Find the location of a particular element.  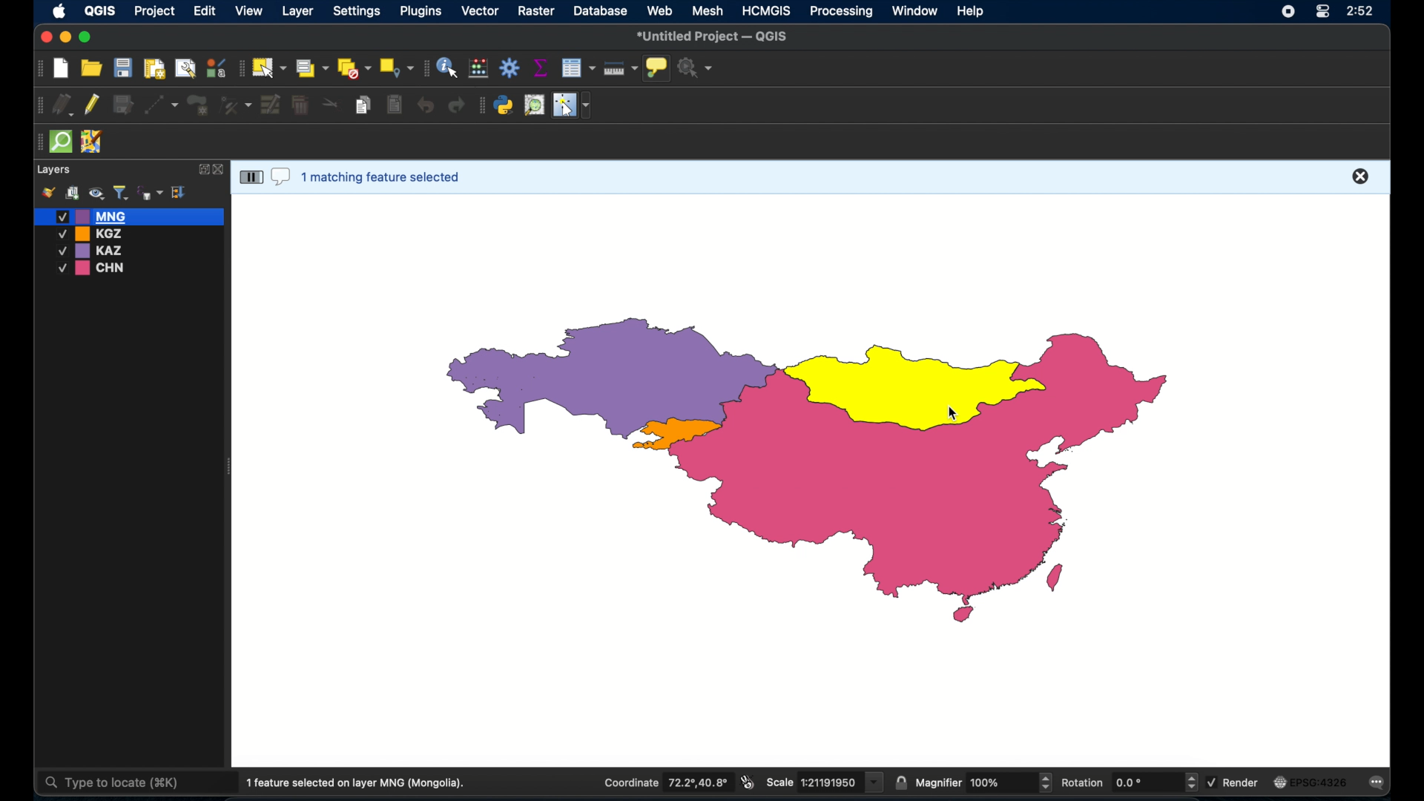

python console is located at coordinates (504, 105).